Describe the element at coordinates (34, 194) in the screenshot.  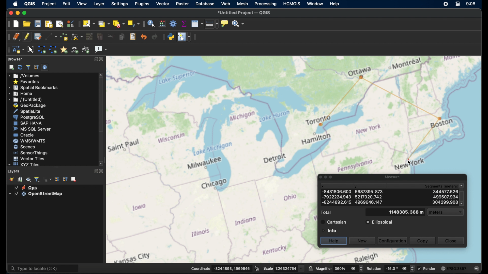
I see `layer` at that location.